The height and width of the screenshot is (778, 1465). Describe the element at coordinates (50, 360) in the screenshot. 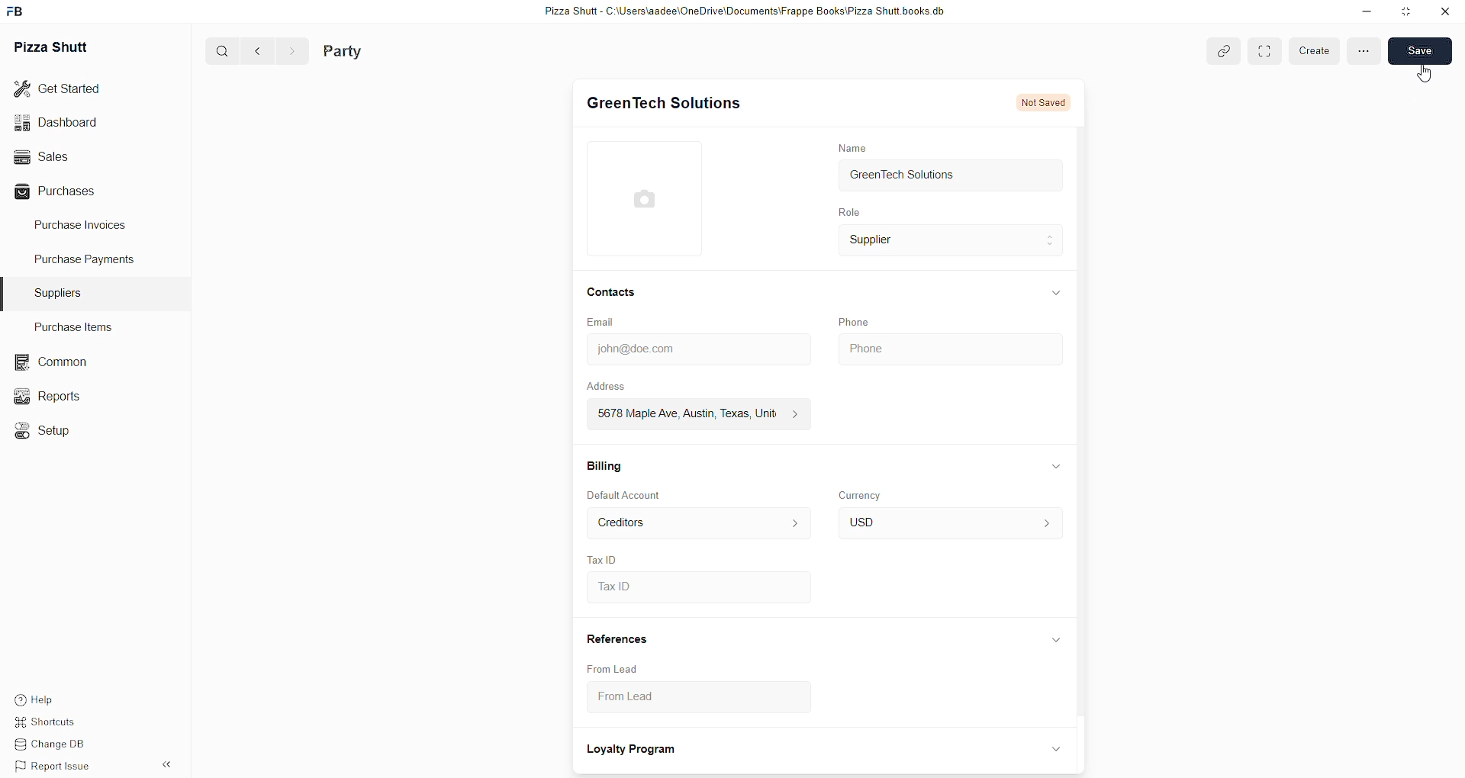

I see `‘Common` at that location.